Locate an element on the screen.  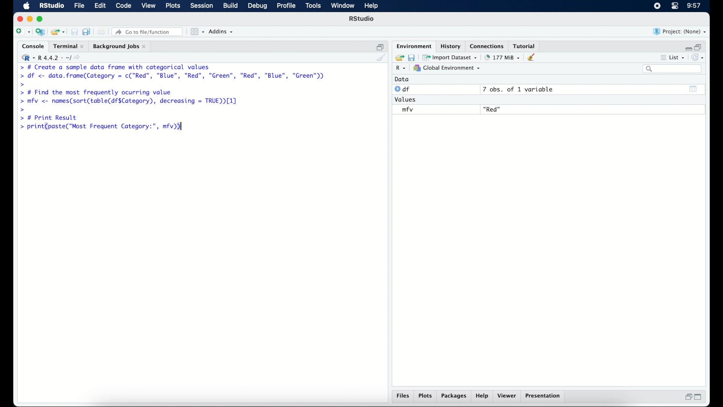
values is located at coordinates (407, 100).